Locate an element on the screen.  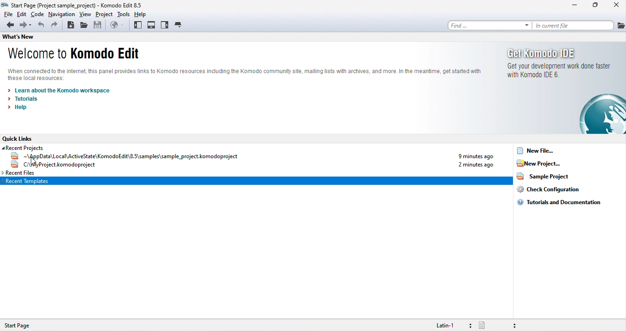
sample project is located at coordinates (552, 179).